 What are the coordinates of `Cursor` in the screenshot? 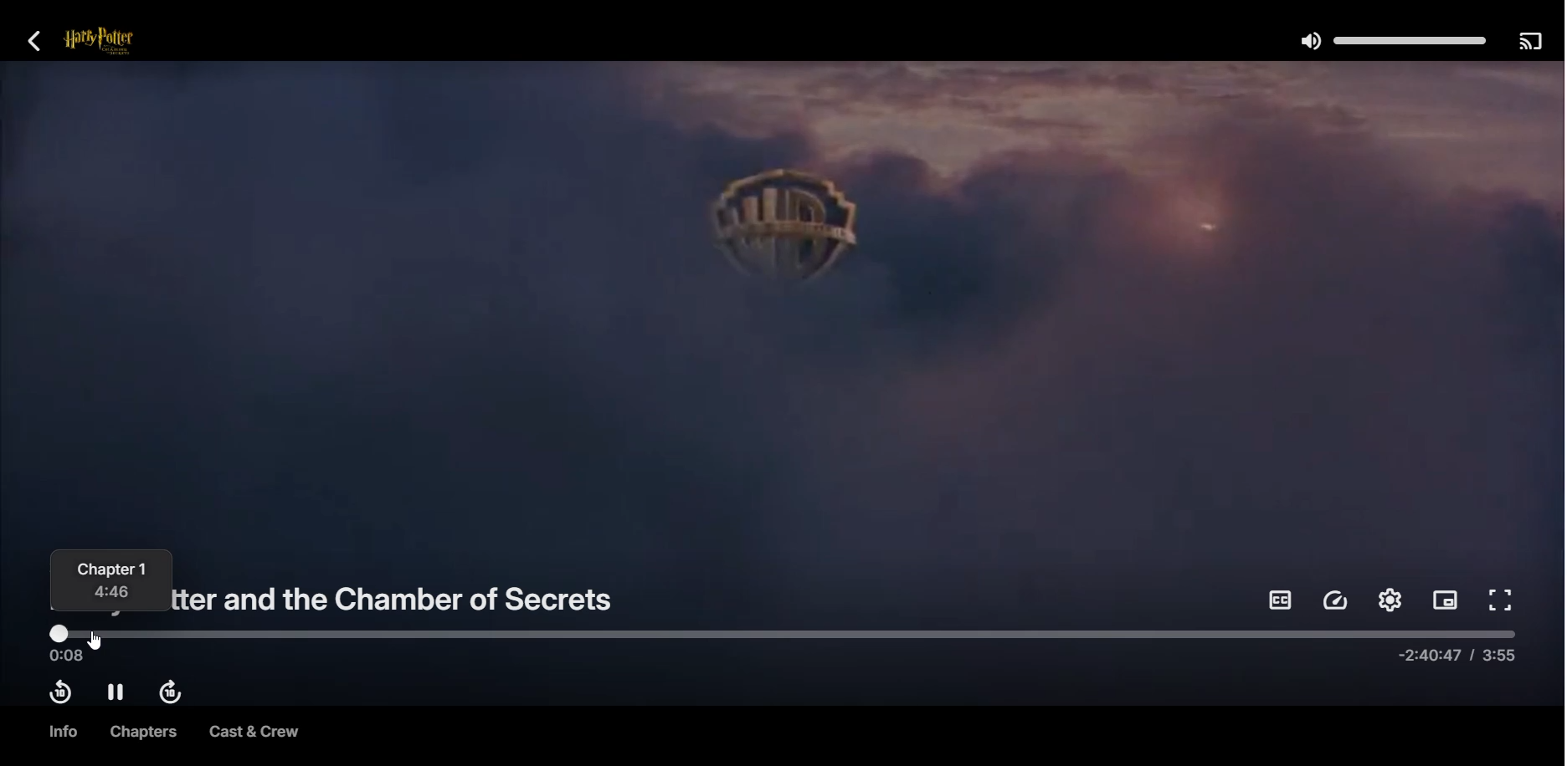 It's located at (97, 641).